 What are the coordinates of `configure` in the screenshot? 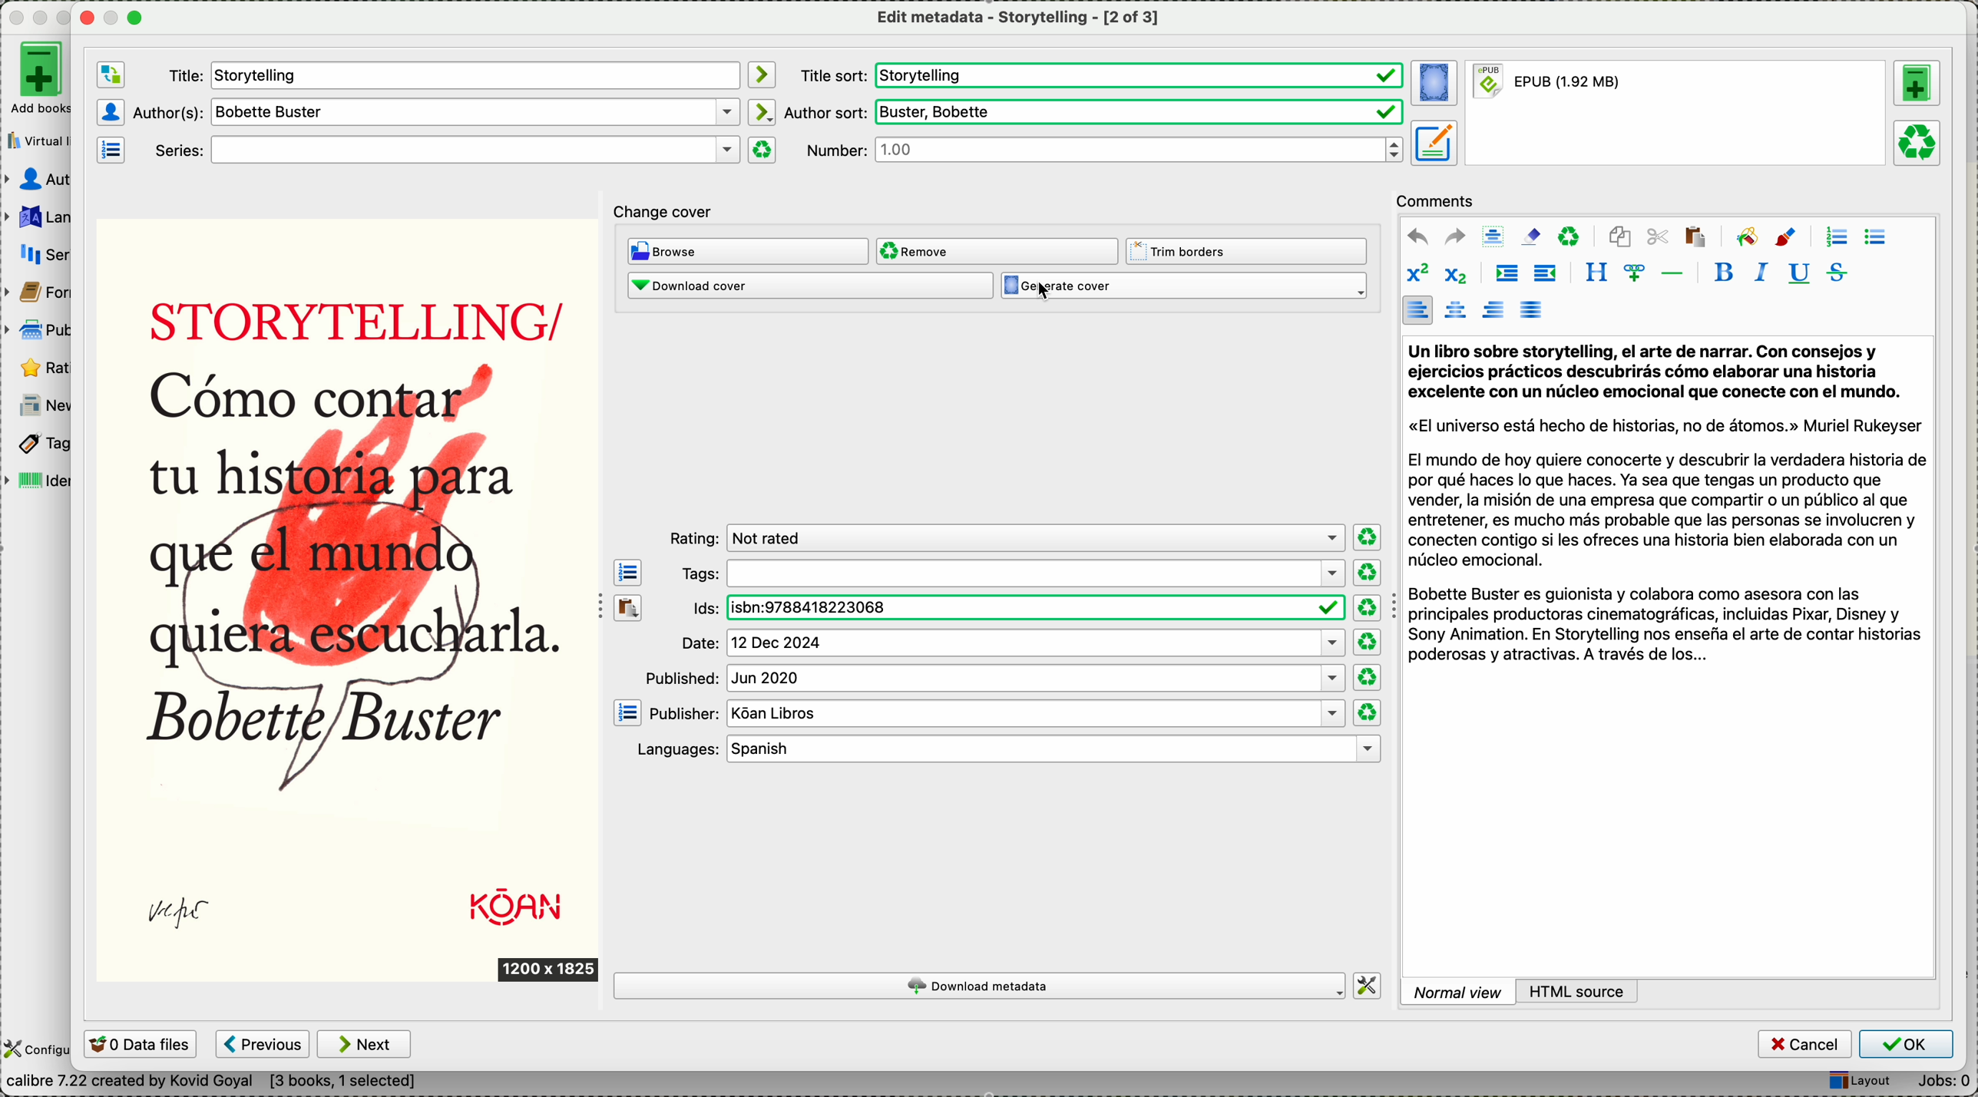 It's located at (37, 1049).